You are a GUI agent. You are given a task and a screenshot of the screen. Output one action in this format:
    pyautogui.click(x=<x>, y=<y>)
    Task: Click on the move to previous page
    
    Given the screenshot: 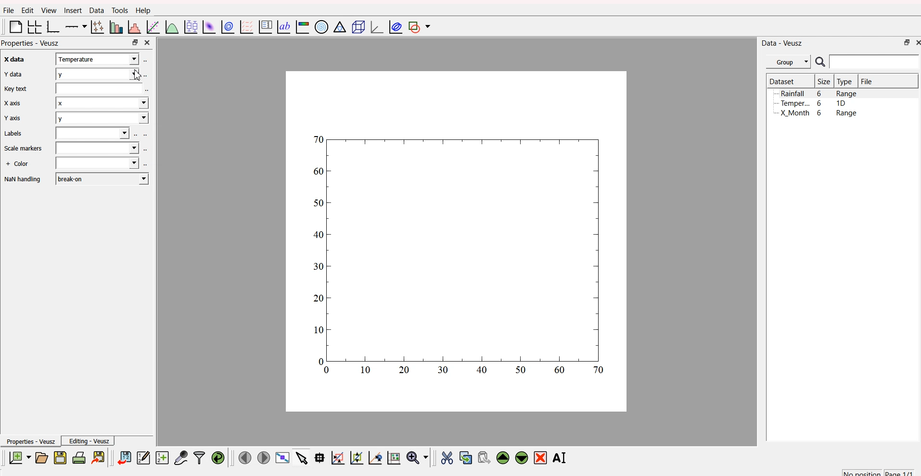 What is the action you would take?
    pyautogui.click(x=245, y=457)
    